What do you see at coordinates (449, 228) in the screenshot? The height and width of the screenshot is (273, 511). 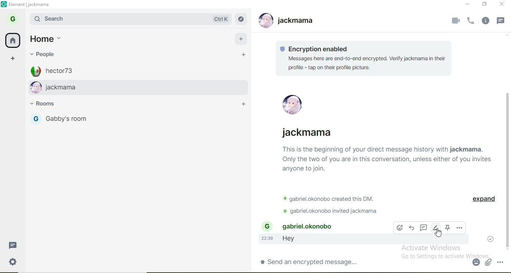 I see `pin` at bounding box center [449, 228].